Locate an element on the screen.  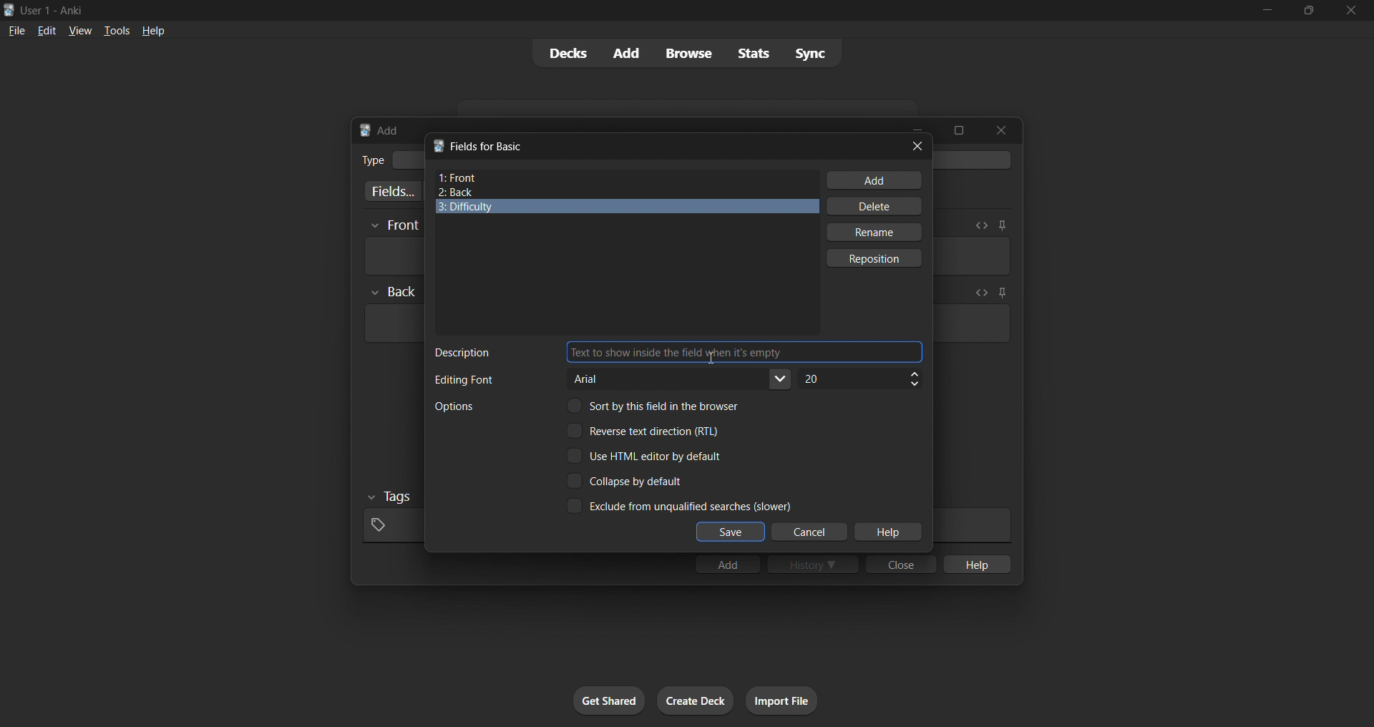
view is located at coordinates (80, 30).